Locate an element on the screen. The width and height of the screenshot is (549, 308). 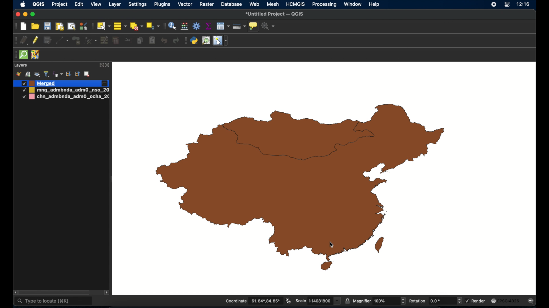
redo is located at coordinates (176, 40).